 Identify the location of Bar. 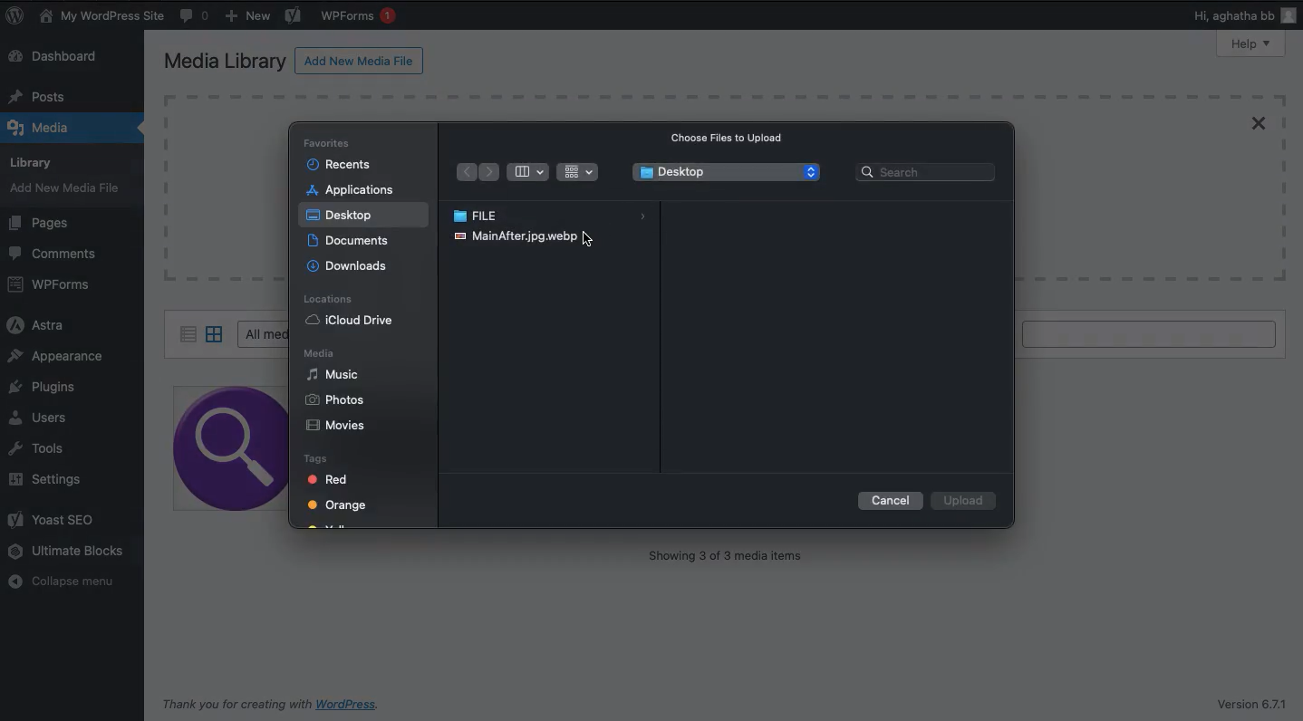
(530, 171).